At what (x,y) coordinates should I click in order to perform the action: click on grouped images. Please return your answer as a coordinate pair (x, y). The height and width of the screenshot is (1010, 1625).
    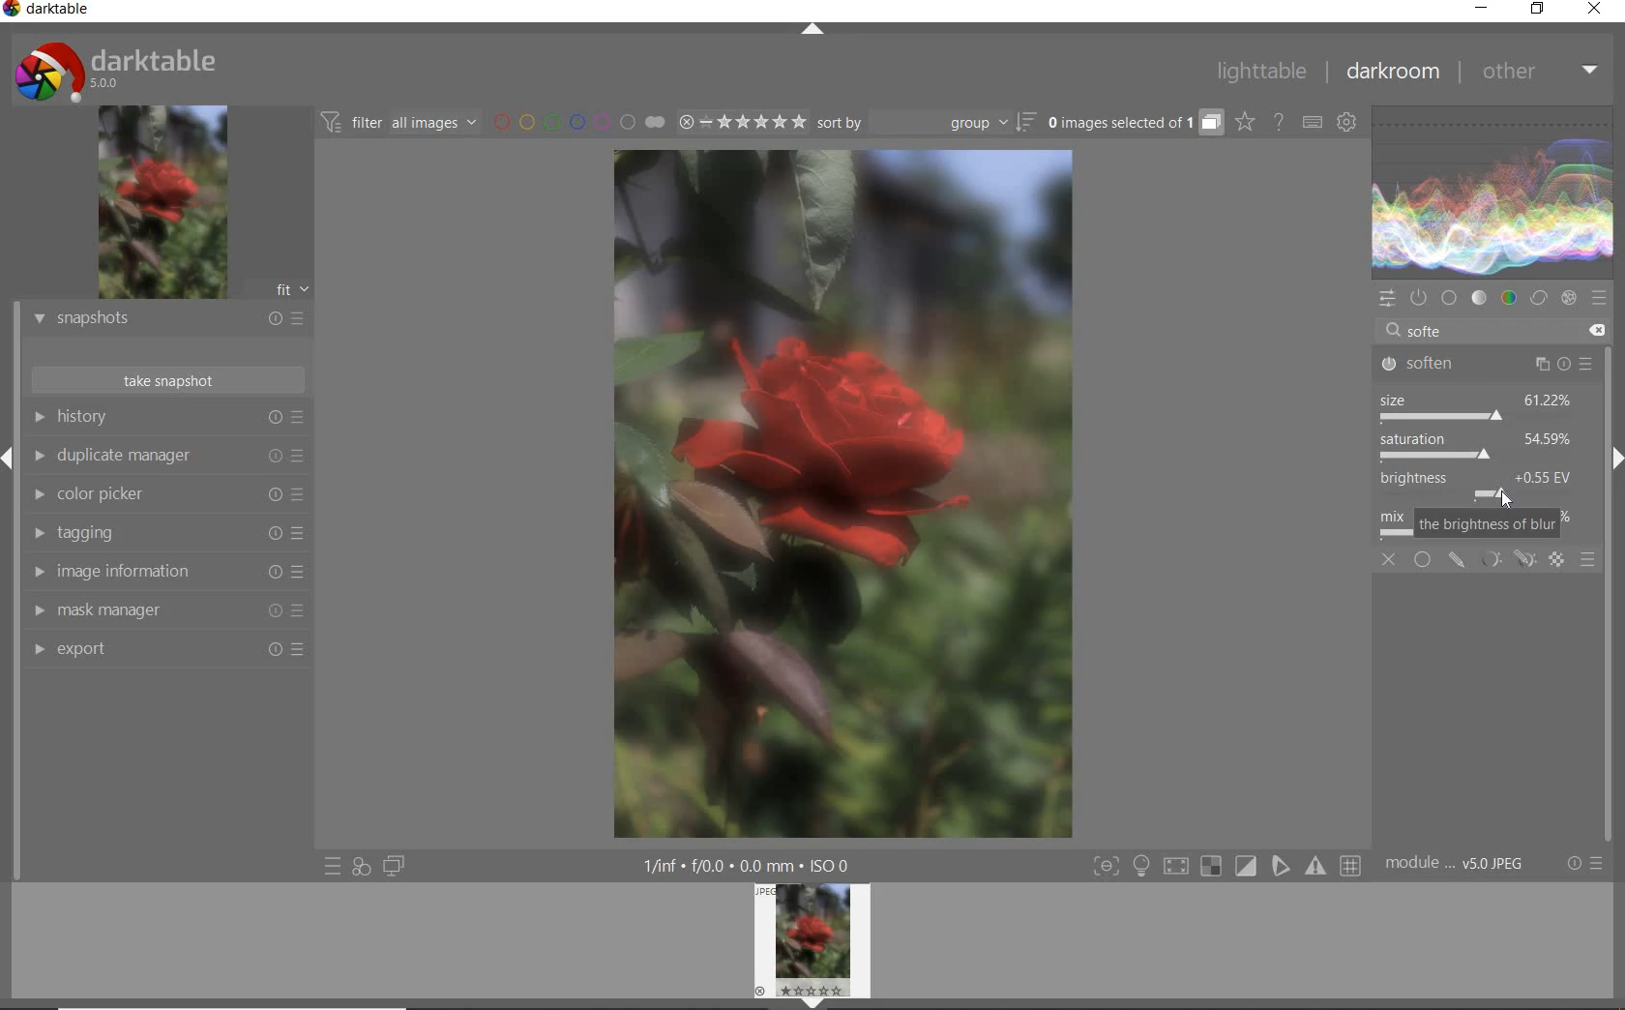
    Looking at the image, I should click on (1133, 124).